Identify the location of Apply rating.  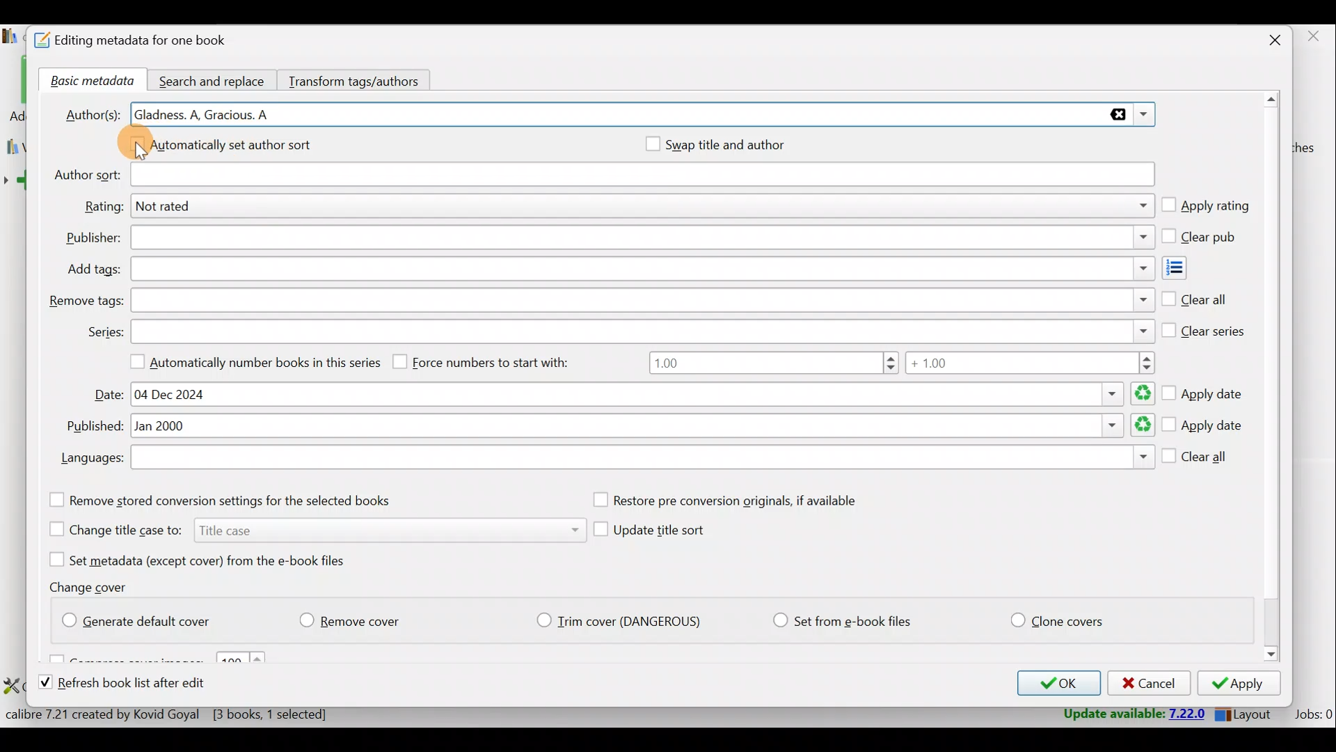
(1205, 207).